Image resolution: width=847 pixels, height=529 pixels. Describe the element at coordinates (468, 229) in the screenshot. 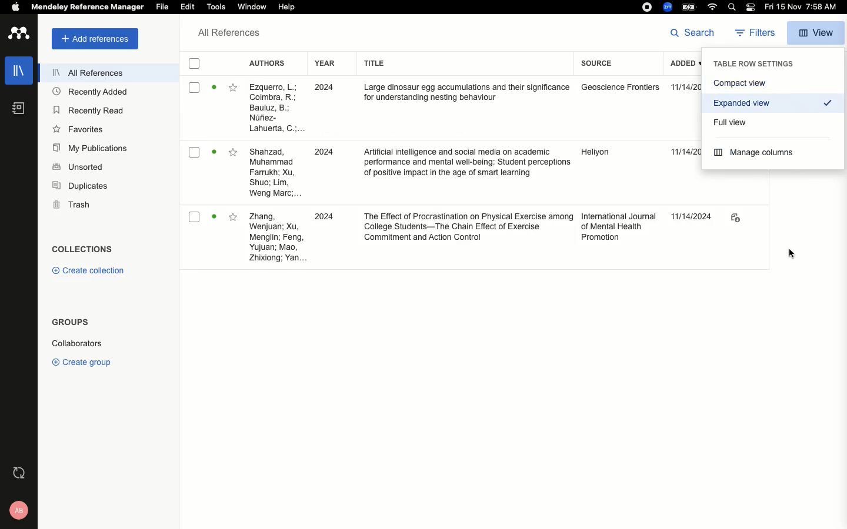

I see `4 ‘The Effect of Procrastination on Physical Exercise among
College Students—The Chain Effect of Exercise
Commitment and Action Control` at that location.